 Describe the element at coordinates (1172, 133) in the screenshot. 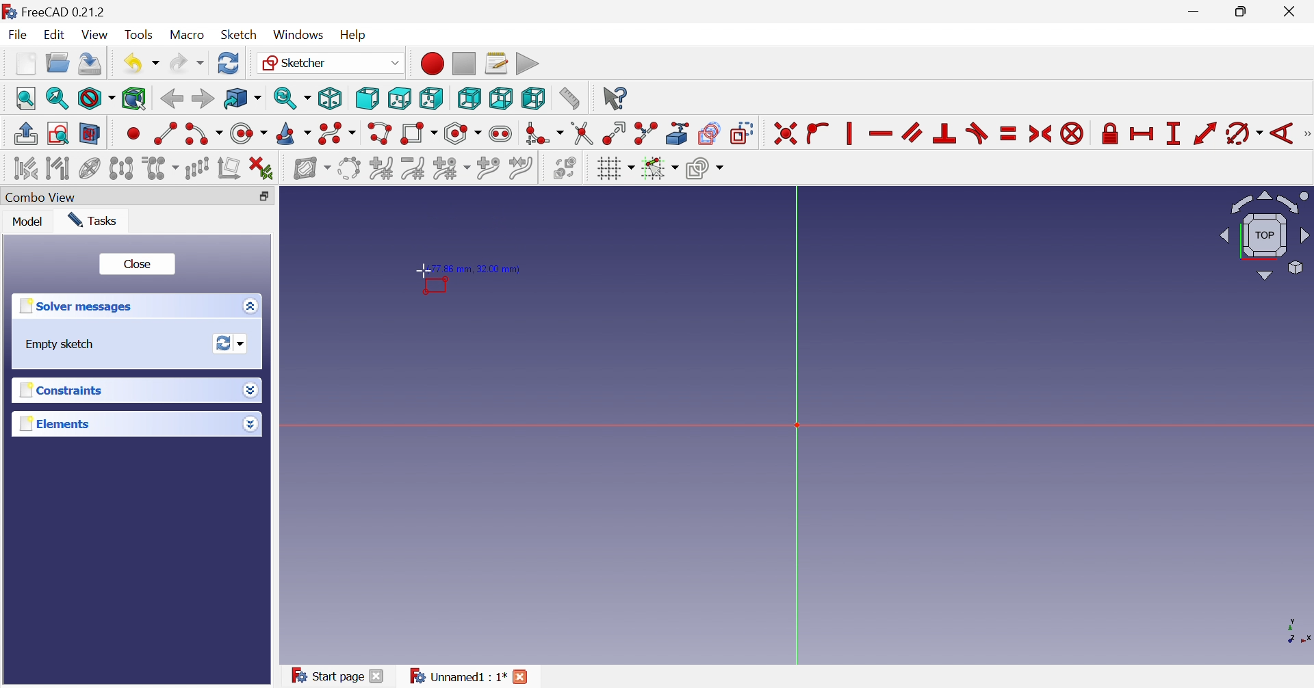

I see `Constrain vertical distance` at that location.